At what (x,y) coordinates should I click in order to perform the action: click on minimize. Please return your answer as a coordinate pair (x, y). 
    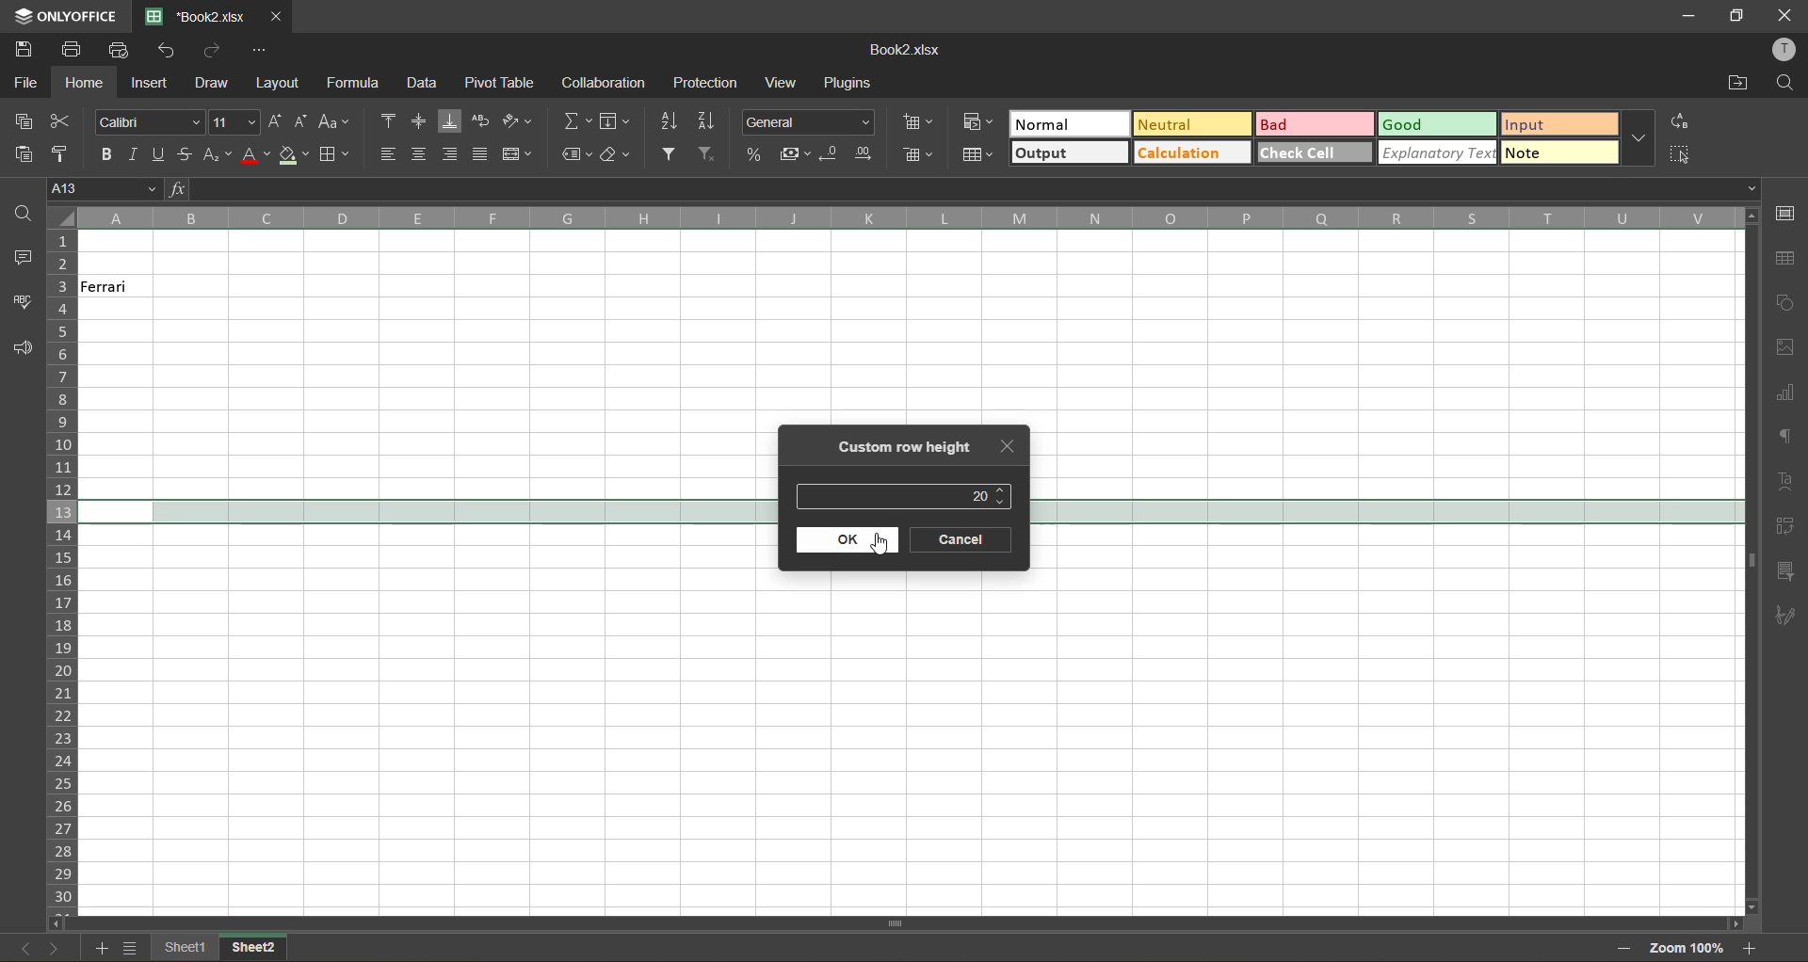
    Looking at the image, I should click on (1686, 14).